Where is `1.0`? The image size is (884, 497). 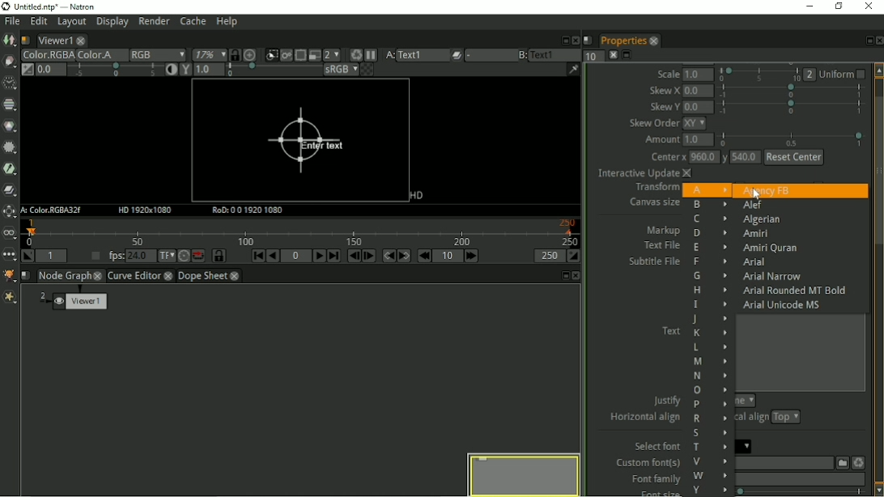 1.0 is located at coordinates (699, 141).